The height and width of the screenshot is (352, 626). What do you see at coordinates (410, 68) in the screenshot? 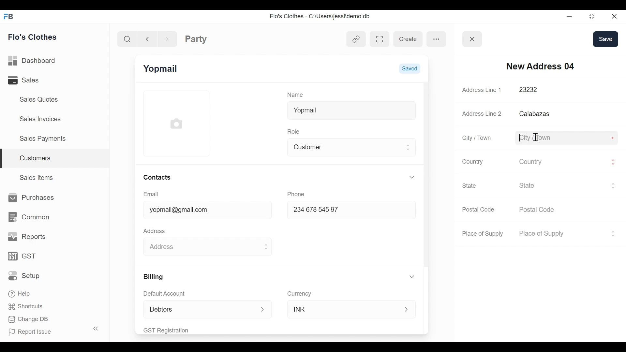
I see `Saved` at bounding box center [410, 68].